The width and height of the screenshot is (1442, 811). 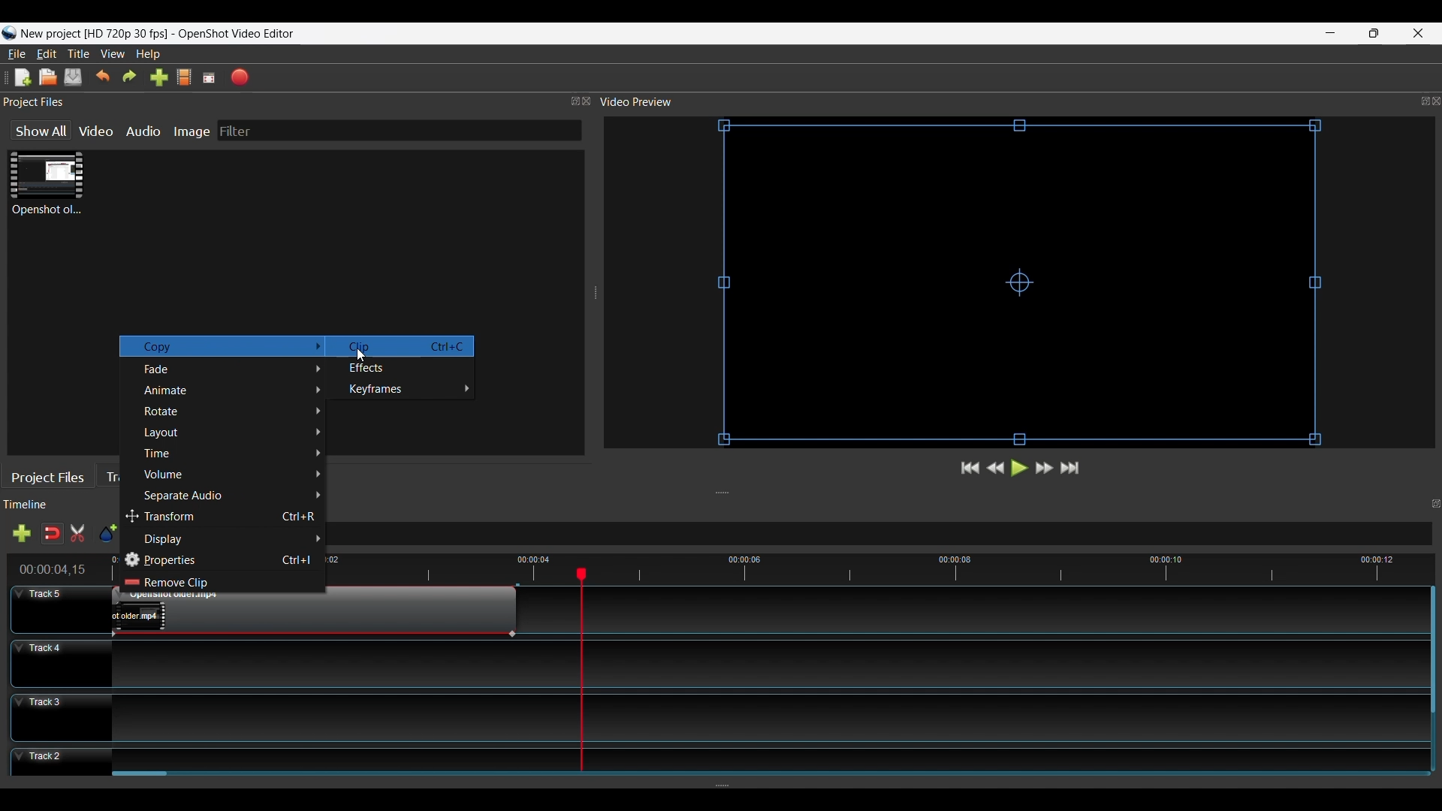 I want to click on Track Panel, so click(x=762, y=662).